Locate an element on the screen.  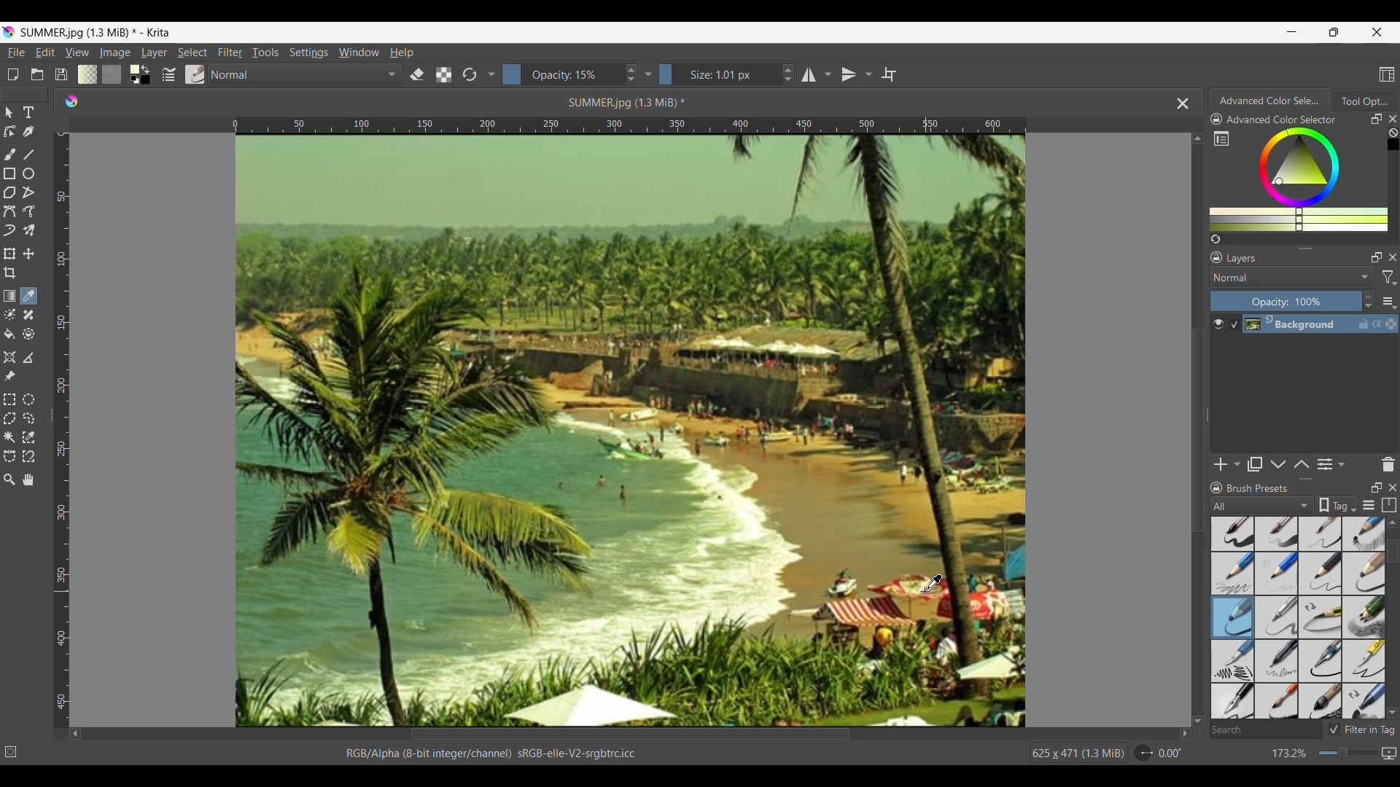
 is located at coordinates (1221, 138).